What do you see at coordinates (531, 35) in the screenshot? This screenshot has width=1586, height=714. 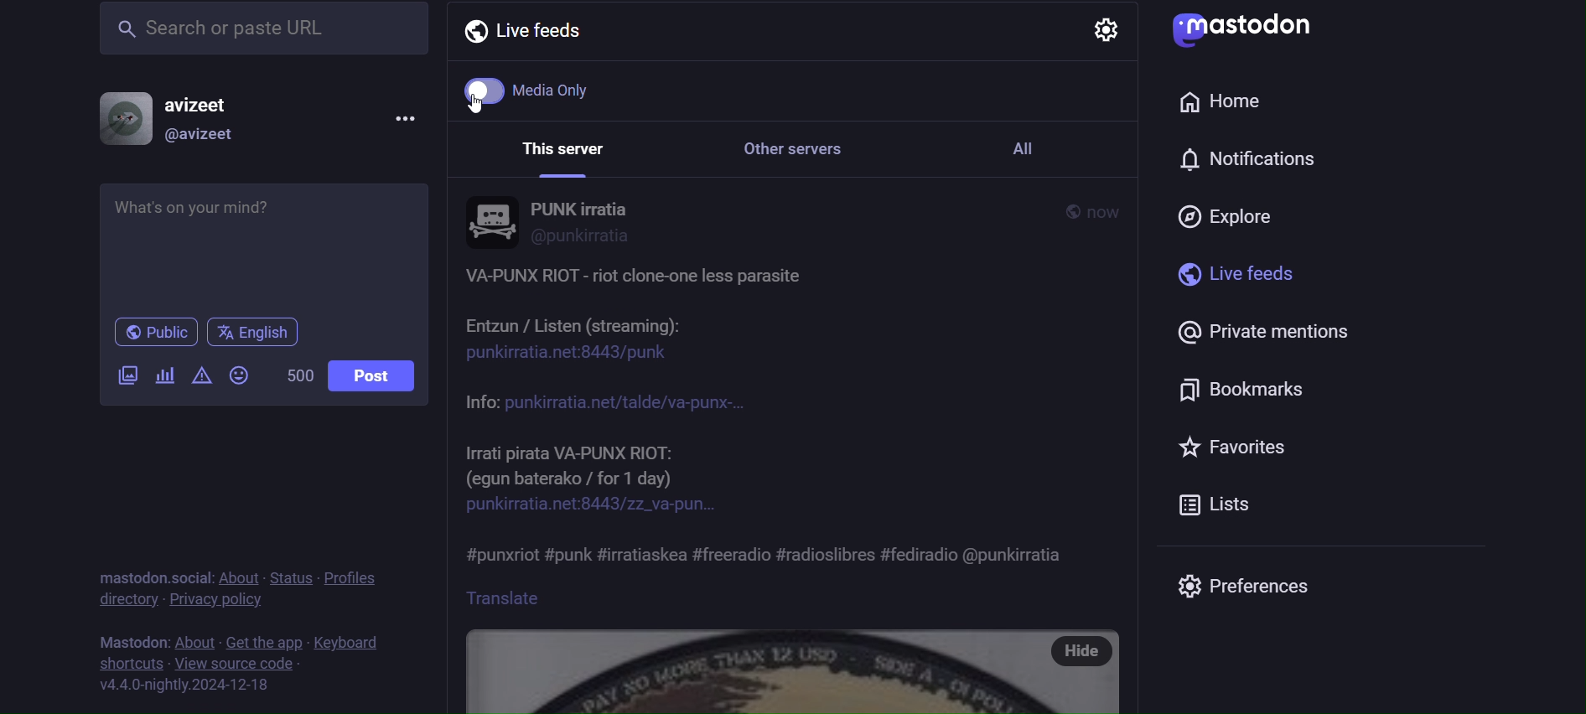 I see `Live feeds` at bounding box center [531, 35].